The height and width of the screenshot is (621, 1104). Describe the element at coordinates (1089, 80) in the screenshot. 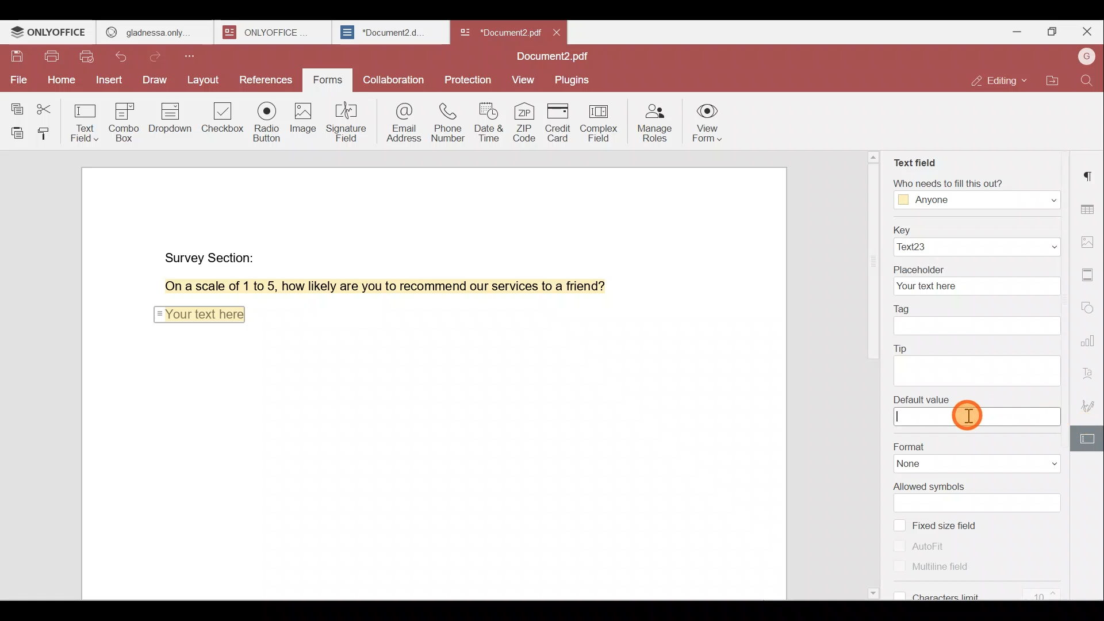

I see `Find` at that location.